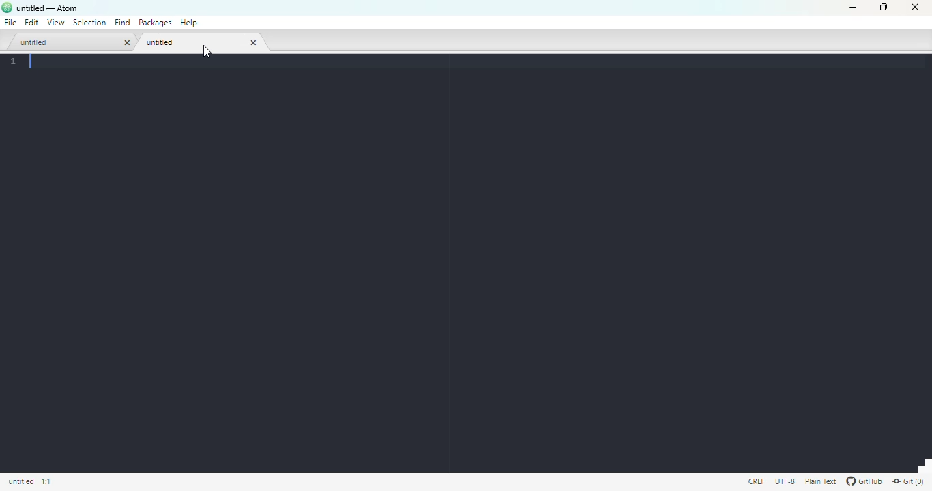 The image size is (932, 491). What do you see at coordinates (123, 23) in the screenshot?
I see `find` at bounding box center [123, 23].